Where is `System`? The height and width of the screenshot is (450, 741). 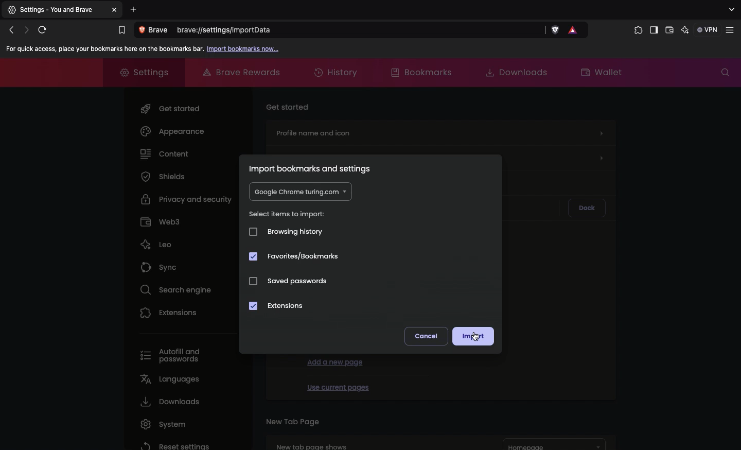
System is located at coordinates (161, 424).